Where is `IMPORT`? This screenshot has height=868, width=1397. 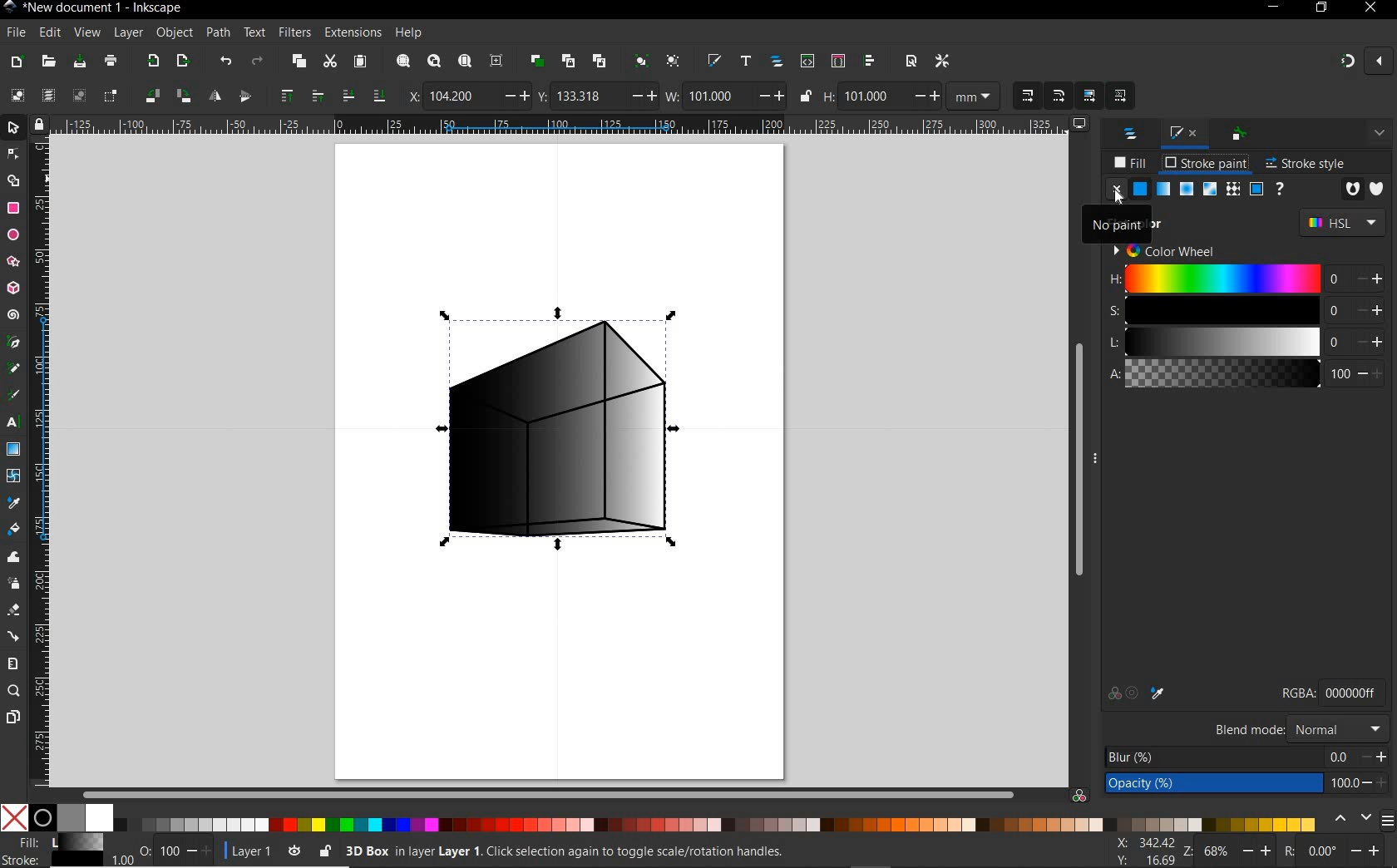
IMPORT is located at coordinates (152, 60).